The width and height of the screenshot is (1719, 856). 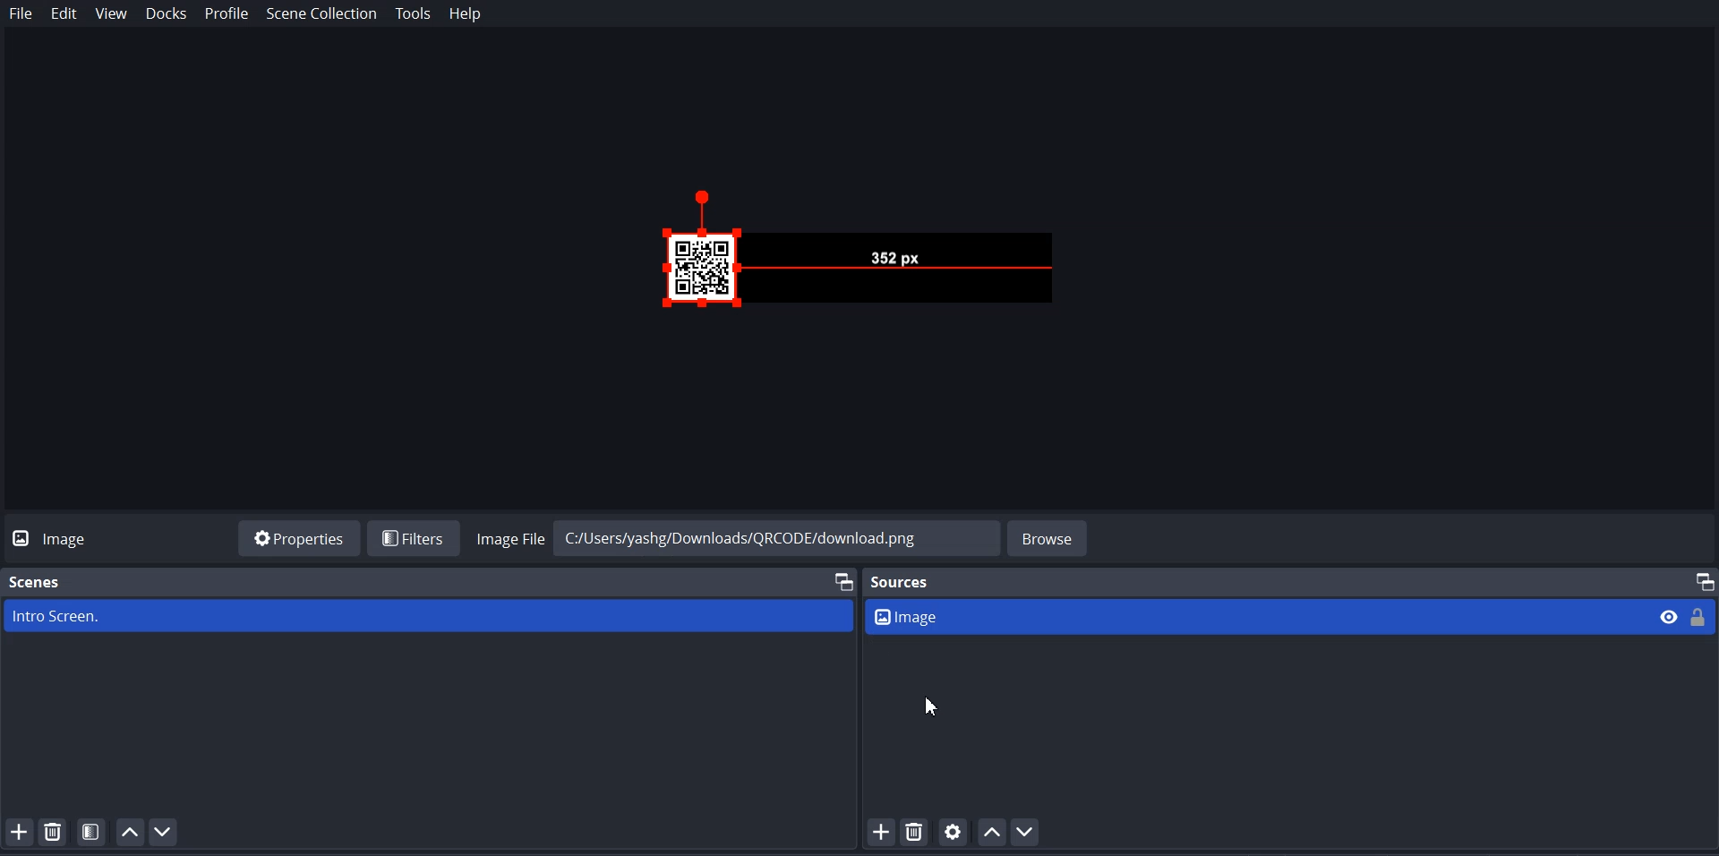 I want to click on Move Scene Up, so click(x=130, y=831).